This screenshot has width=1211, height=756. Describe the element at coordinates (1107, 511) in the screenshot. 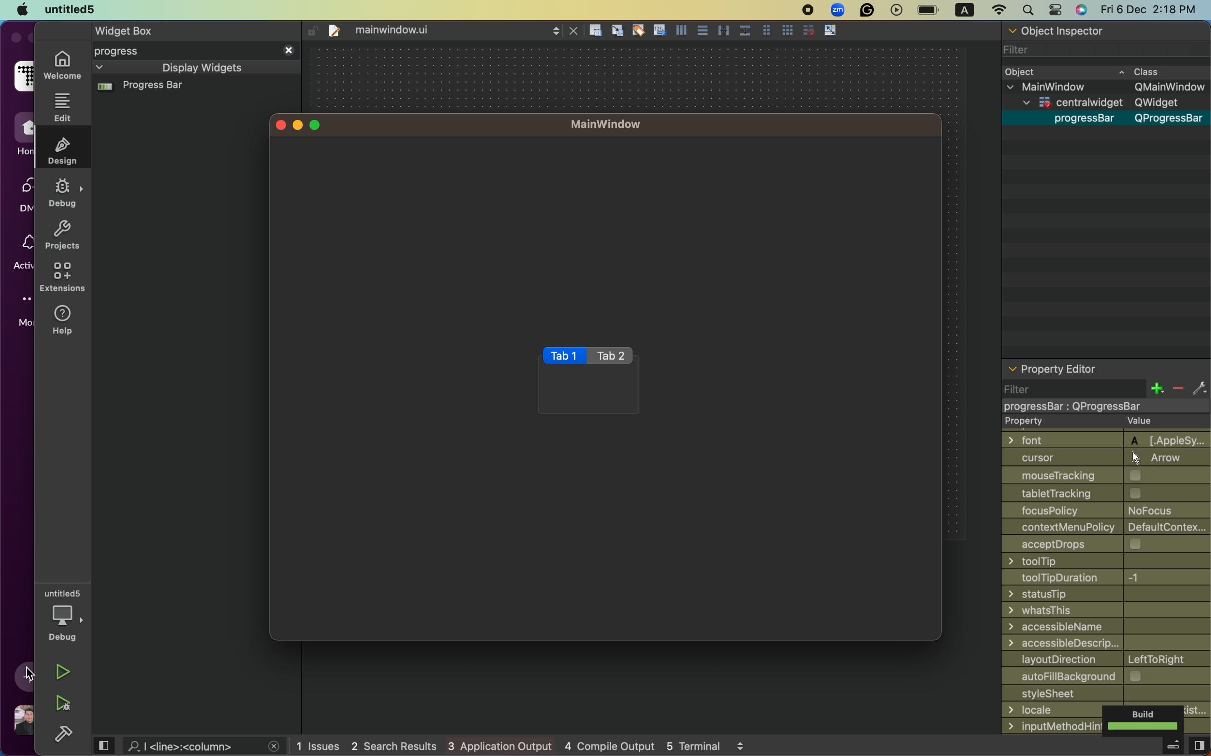

I see `Policy` at that location.